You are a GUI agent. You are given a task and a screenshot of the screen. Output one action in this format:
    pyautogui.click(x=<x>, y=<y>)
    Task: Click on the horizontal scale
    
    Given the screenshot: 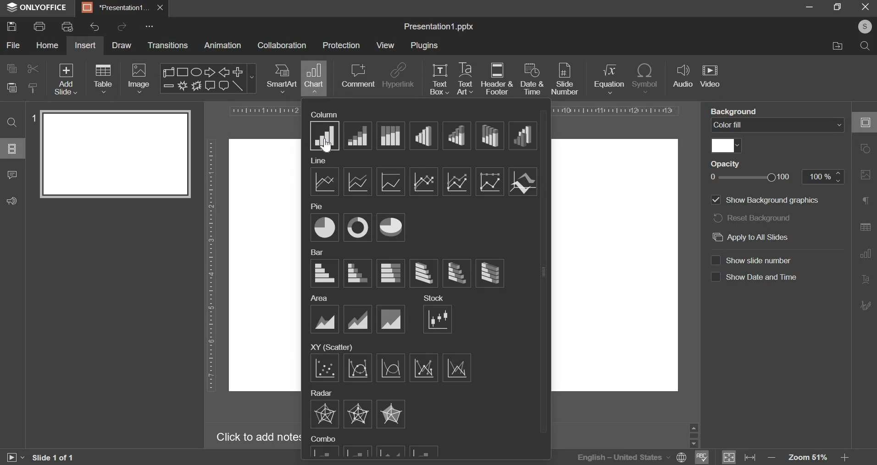 What is the action you would take?
    pyautogui.click(x=266, y=111)
    